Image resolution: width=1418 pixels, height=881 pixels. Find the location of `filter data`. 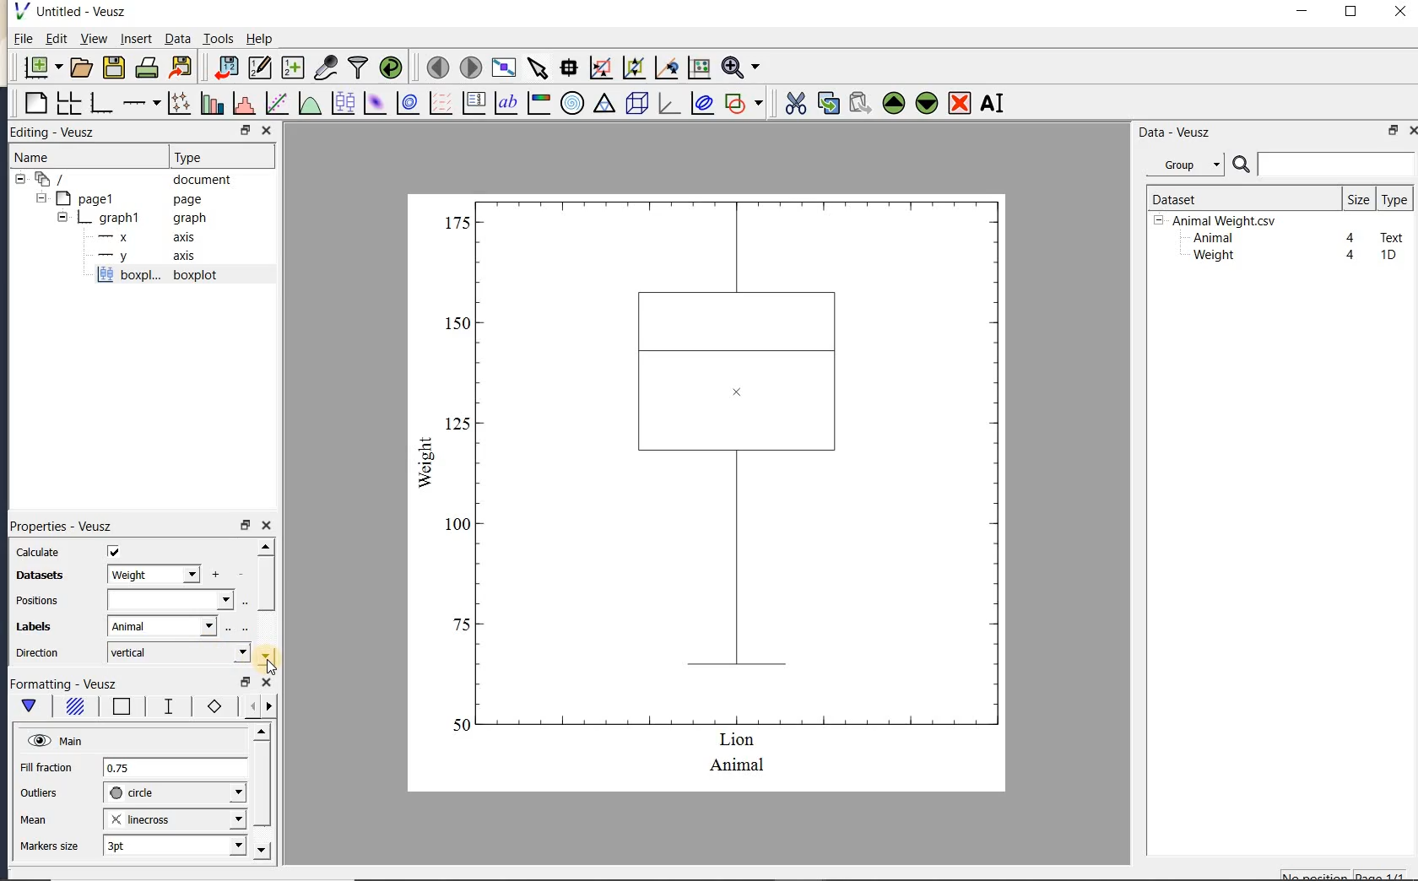

filter data is located at coordinates (359, 66).